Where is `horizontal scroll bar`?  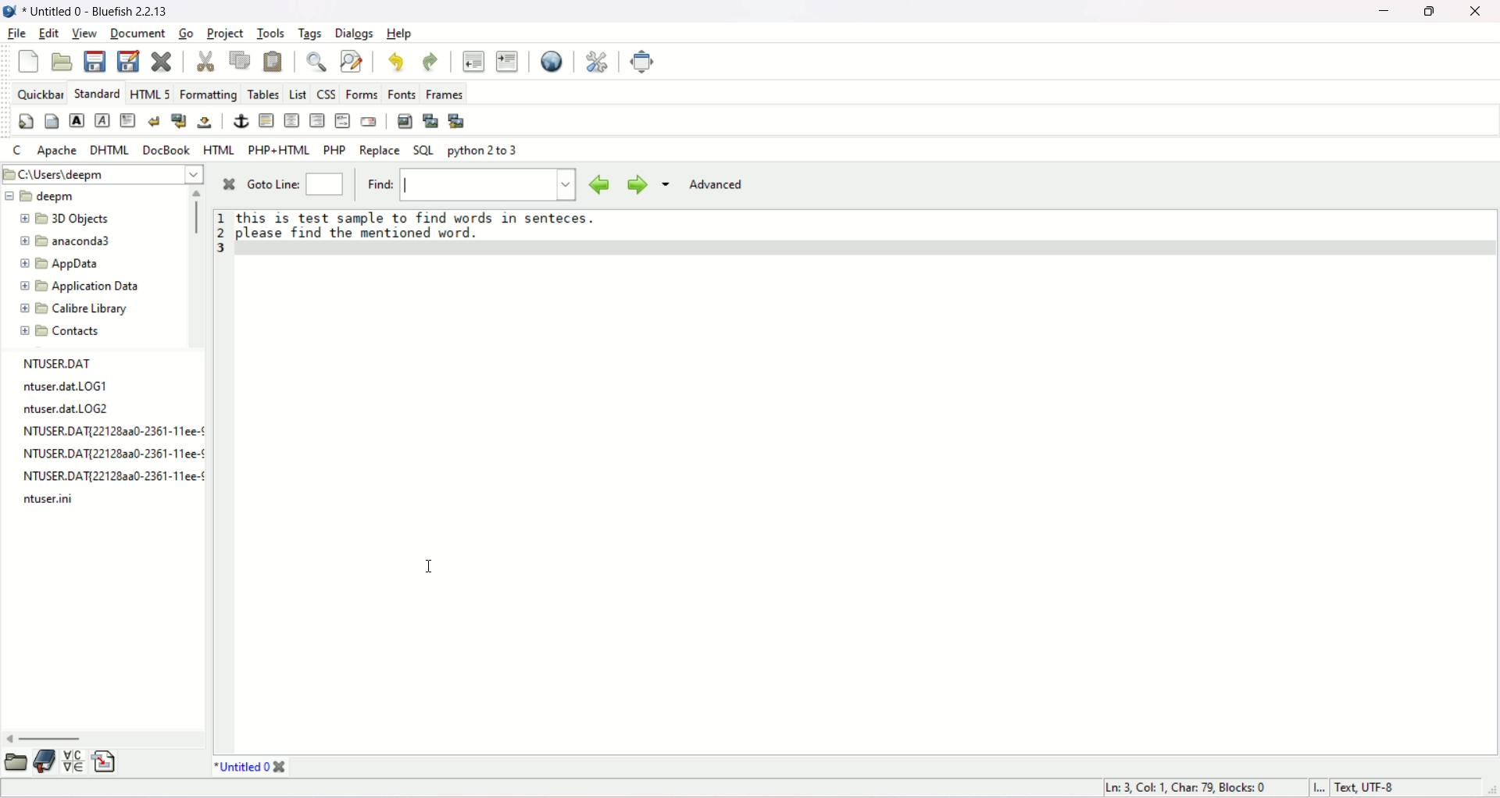 horizontal scroll bar is located at coordinates (45, 738).